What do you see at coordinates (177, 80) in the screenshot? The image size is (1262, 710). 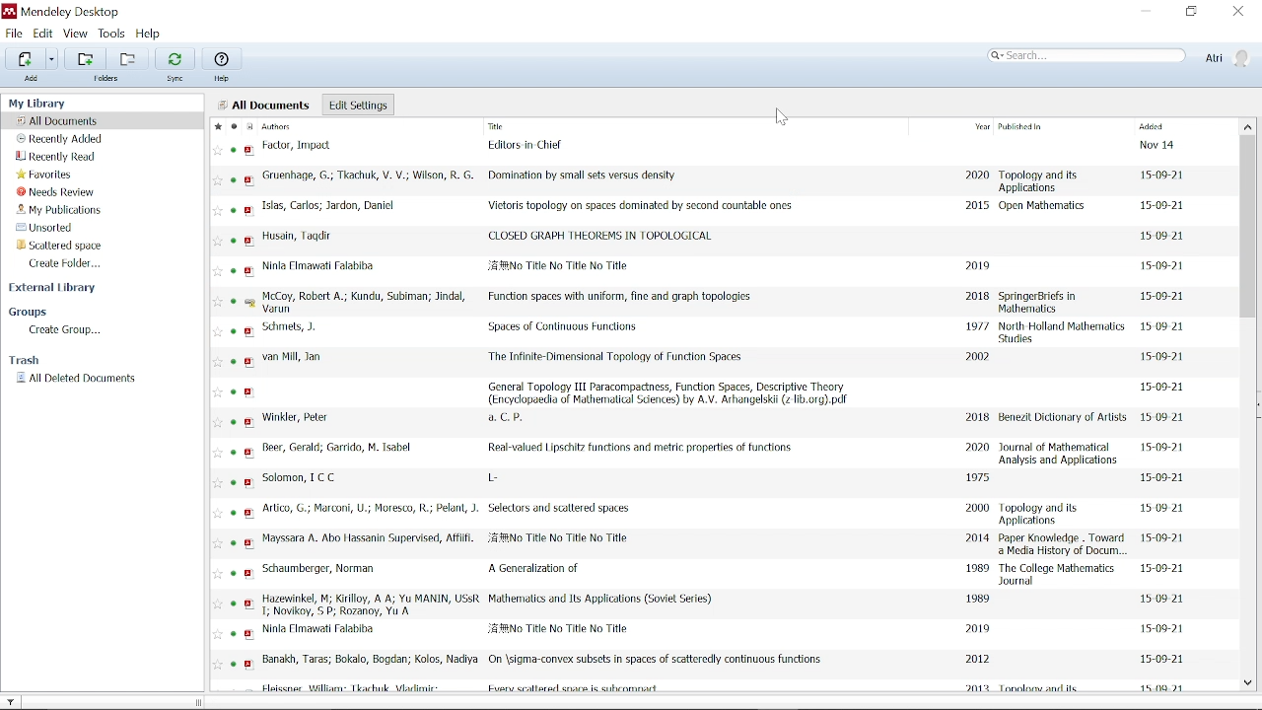 I see `sync` at bounding box center [177, 80].